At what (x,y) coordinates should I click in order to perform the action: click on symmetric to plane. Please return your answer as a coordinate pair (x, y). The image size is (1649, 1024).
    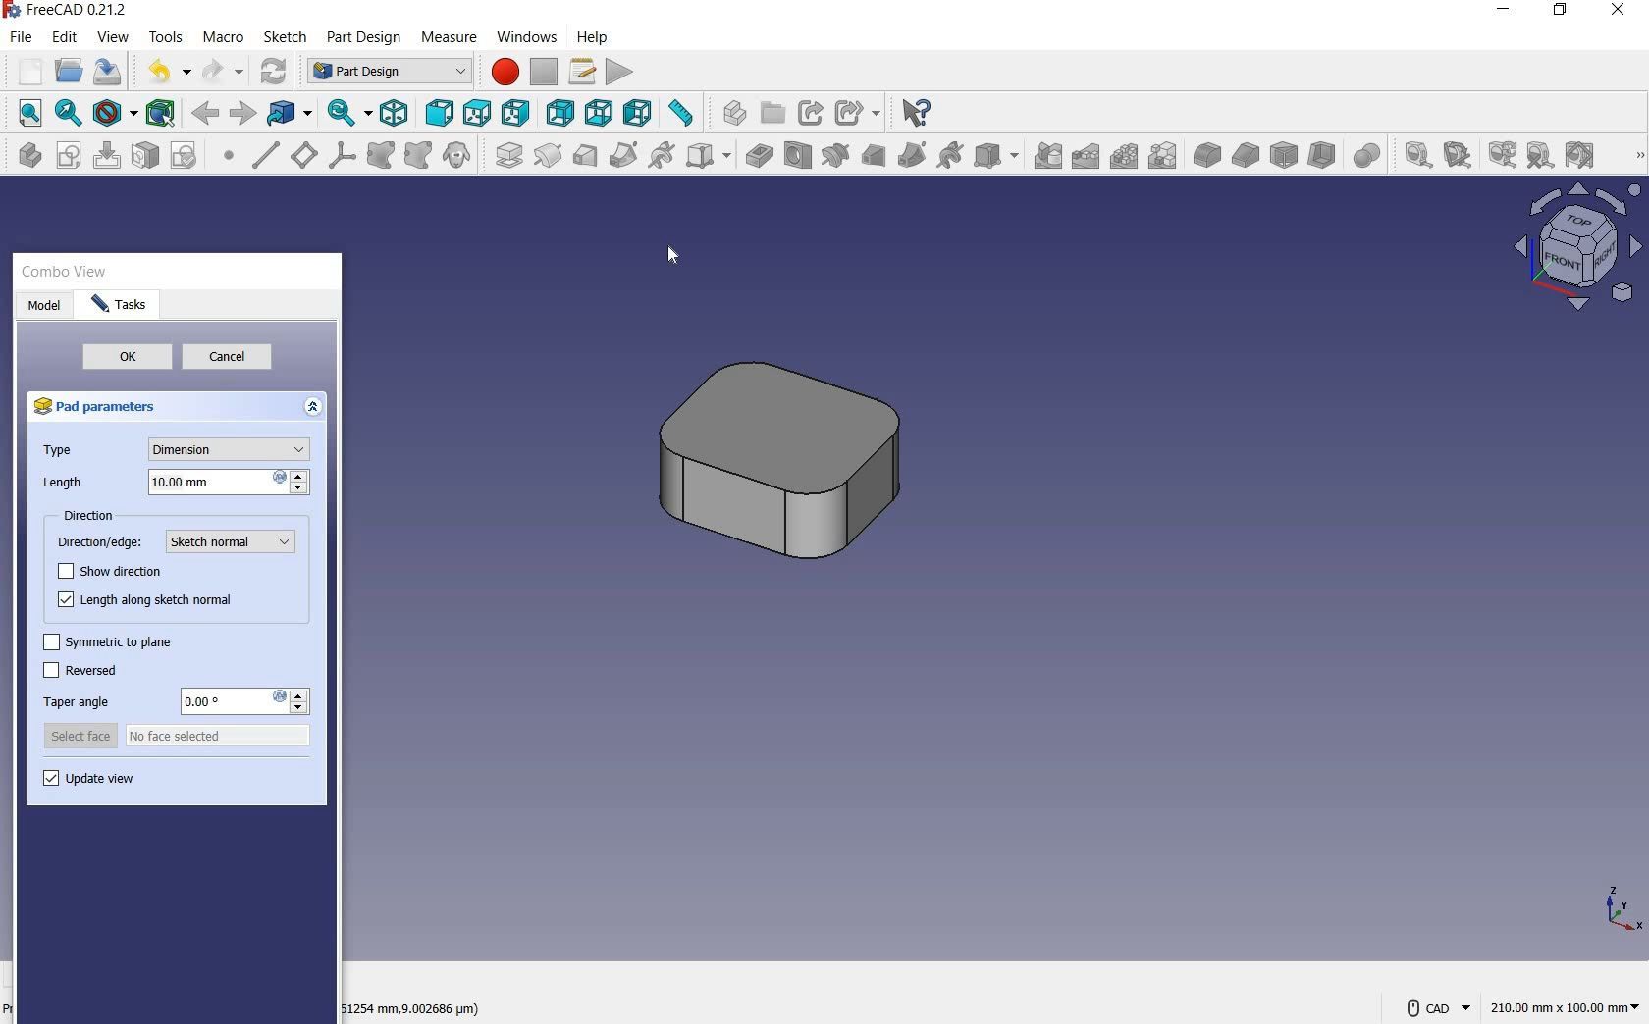
    Looking at the image, I should click on (105, 640).